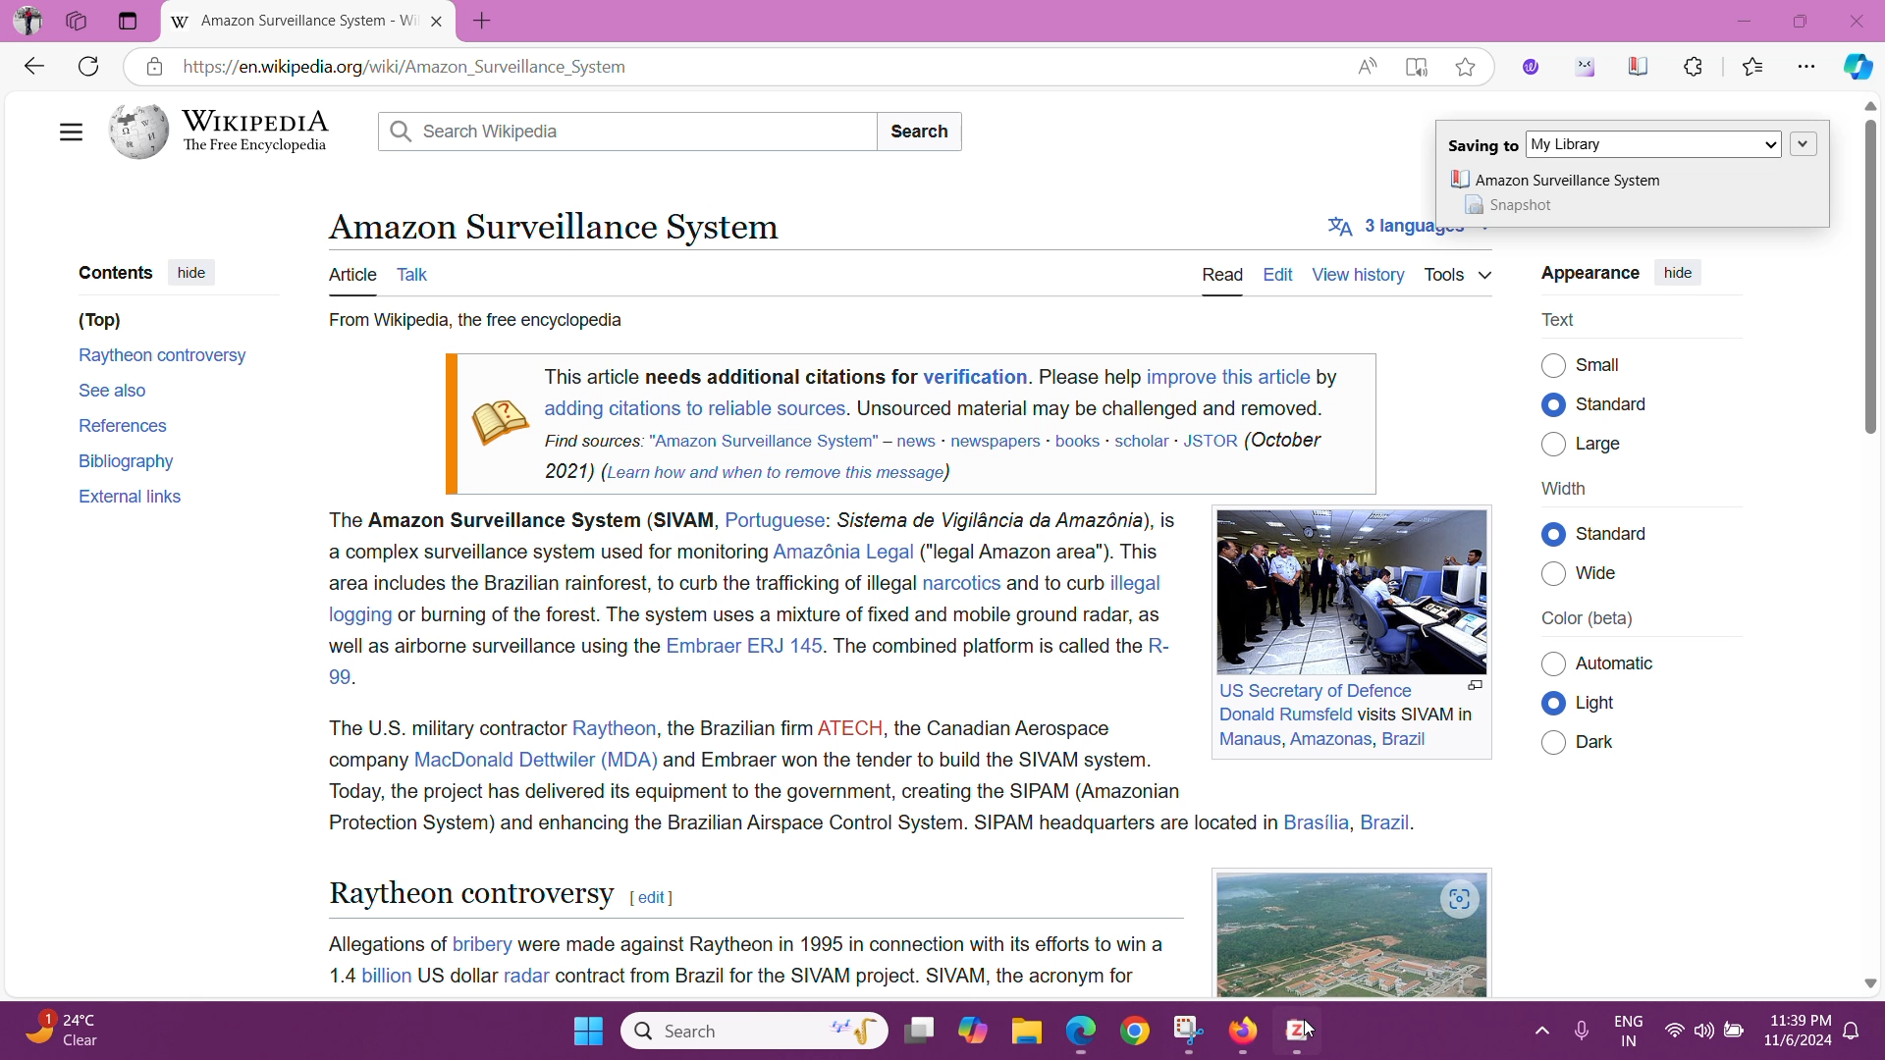  I want to click on 99, so click(340, 677).